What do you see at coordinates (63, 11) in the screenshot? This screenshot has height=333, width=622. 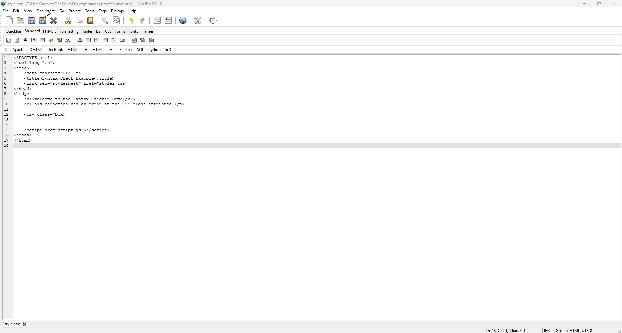 I see `go` at bounding box center [63, 11].